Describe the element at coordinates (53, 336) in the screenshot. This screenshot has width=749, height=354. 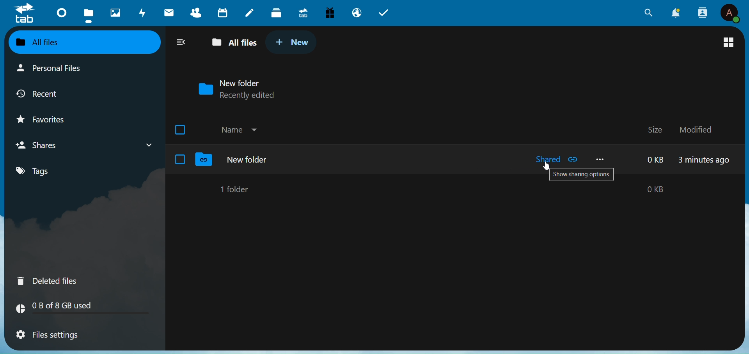
I see `File Settings` at that location.